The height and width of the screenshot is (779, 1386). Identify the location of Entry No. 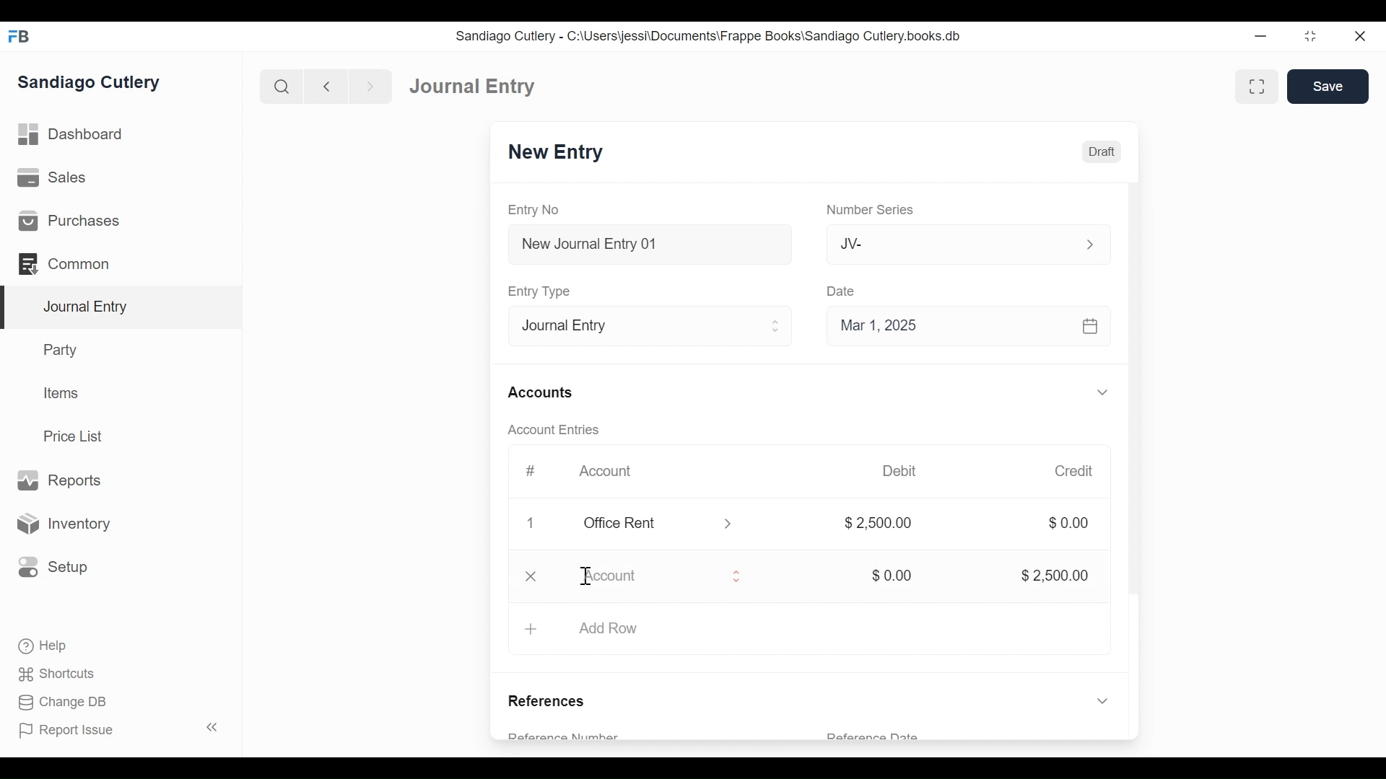
(539, 210).